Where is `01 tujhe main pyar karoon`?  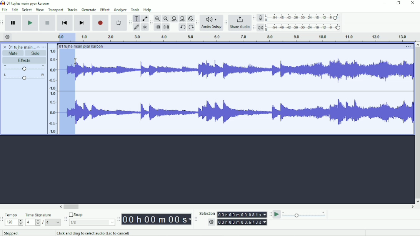
01 tujhe main pyar karoon is located at coordinates (30, 3).